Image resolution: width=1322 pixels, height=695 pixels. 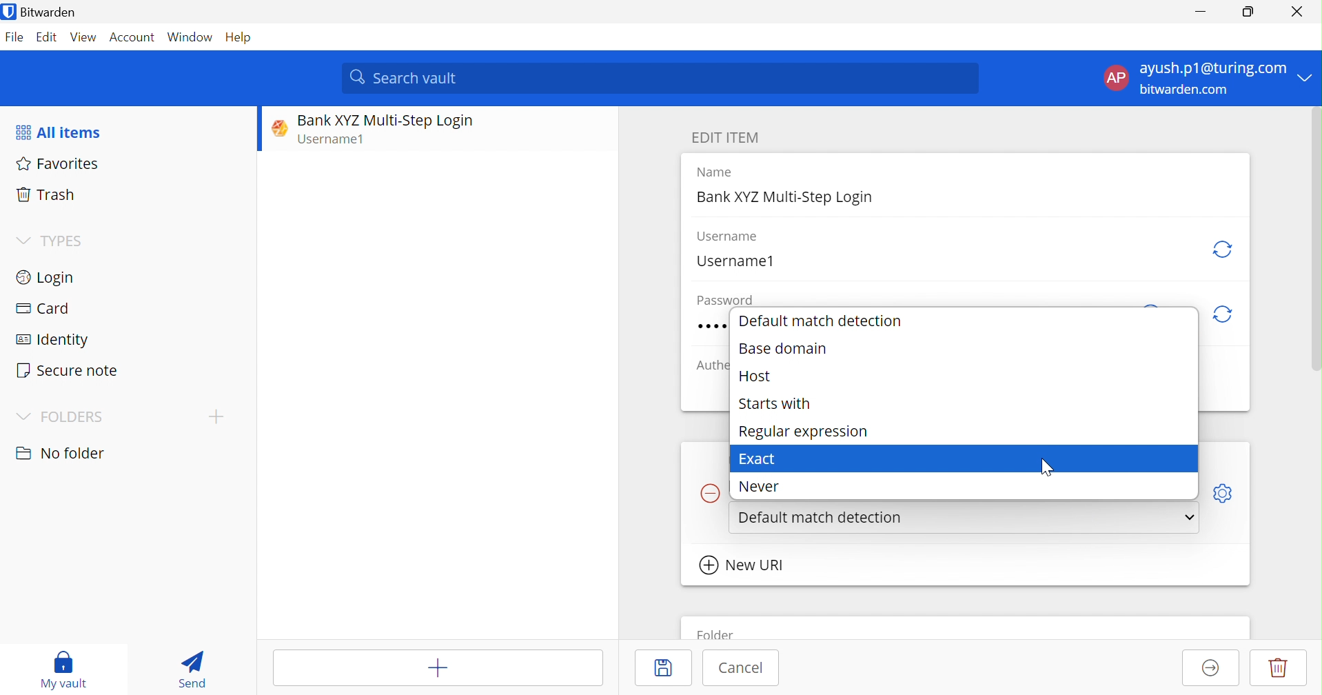 What do you see at coordinates (63, 454) in the screenshot?
I see `No folder` at bounding box center [63, 454].